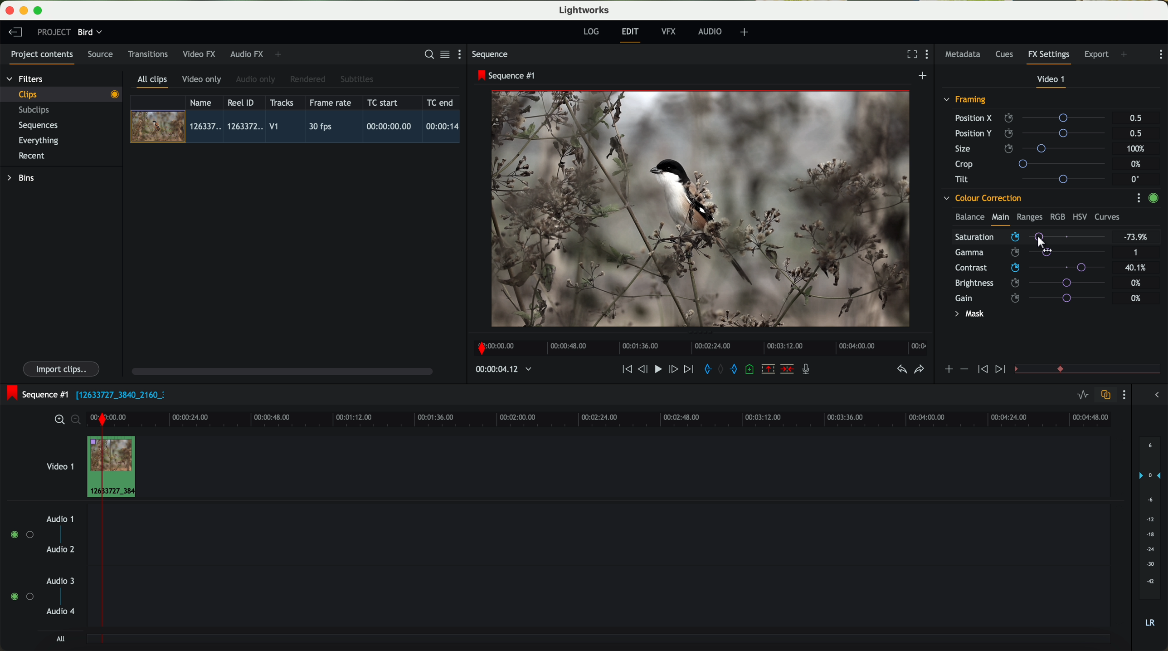 Image resolution: width=1168 pixels, height=651 pixels. I want to click on Reel ID, so click(243, 102).